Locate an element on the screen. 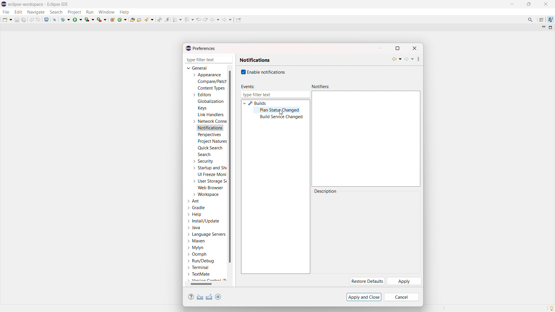 Image resolution: width=555 pixels, height=312 pixels. globalization is located at coordinates (211, 101).